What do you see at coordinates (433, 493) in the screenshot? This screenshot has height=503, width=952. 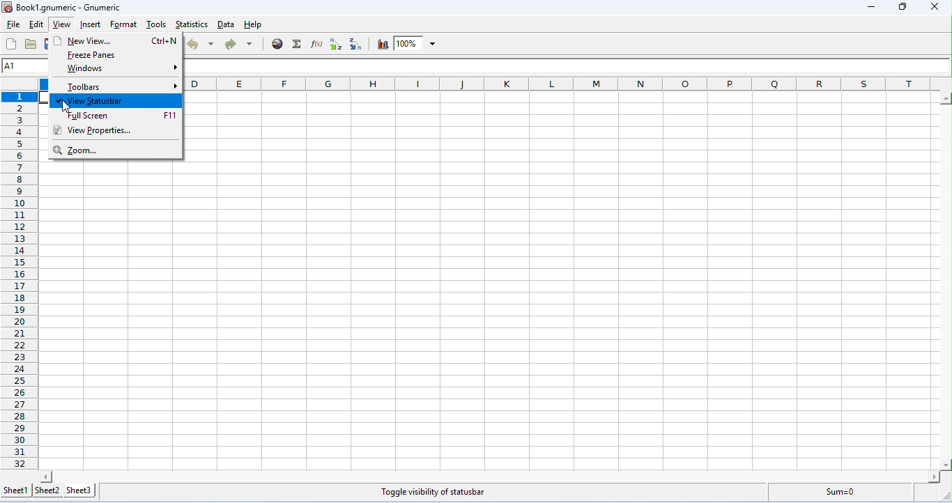 I see `toggle visibility of status bar` at bounding box center [433, 493].